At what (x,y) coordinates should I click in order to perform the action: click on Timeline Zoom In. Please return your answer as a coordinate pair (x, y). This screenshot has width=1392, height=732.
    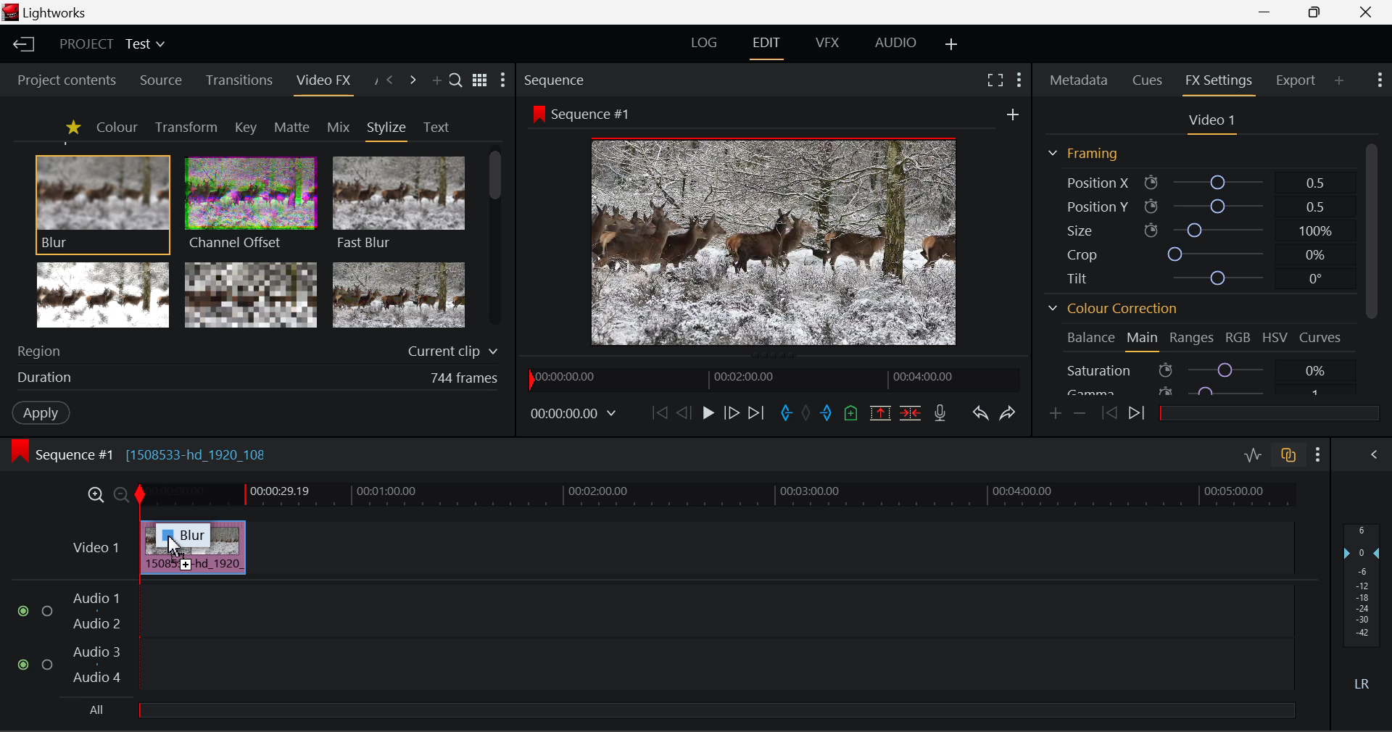
    Looking at the image, I should click on (95, 495).